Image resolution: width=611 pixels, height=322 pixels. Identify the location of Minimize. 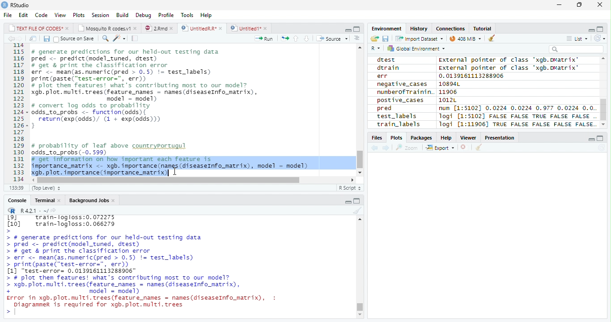
(591, 138).